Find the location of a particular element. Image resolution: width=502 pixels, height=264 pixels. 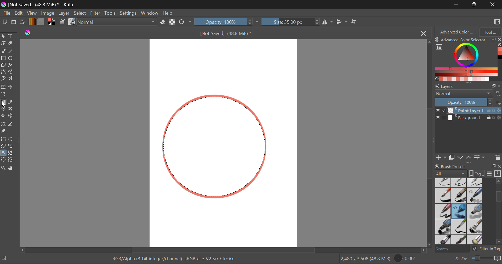

Pan Tool is located at coordinates (12, 168).